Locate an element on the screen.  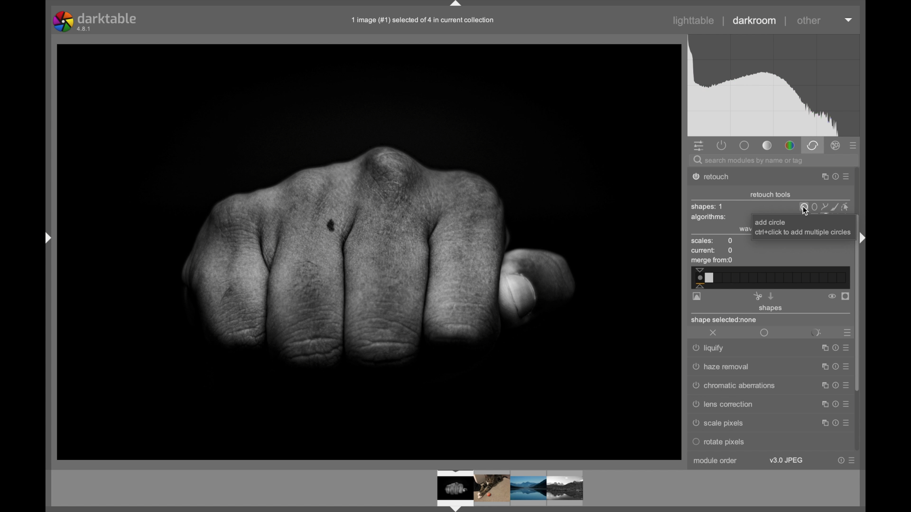
search modules by name or tag is located at coordinates (749, 161).